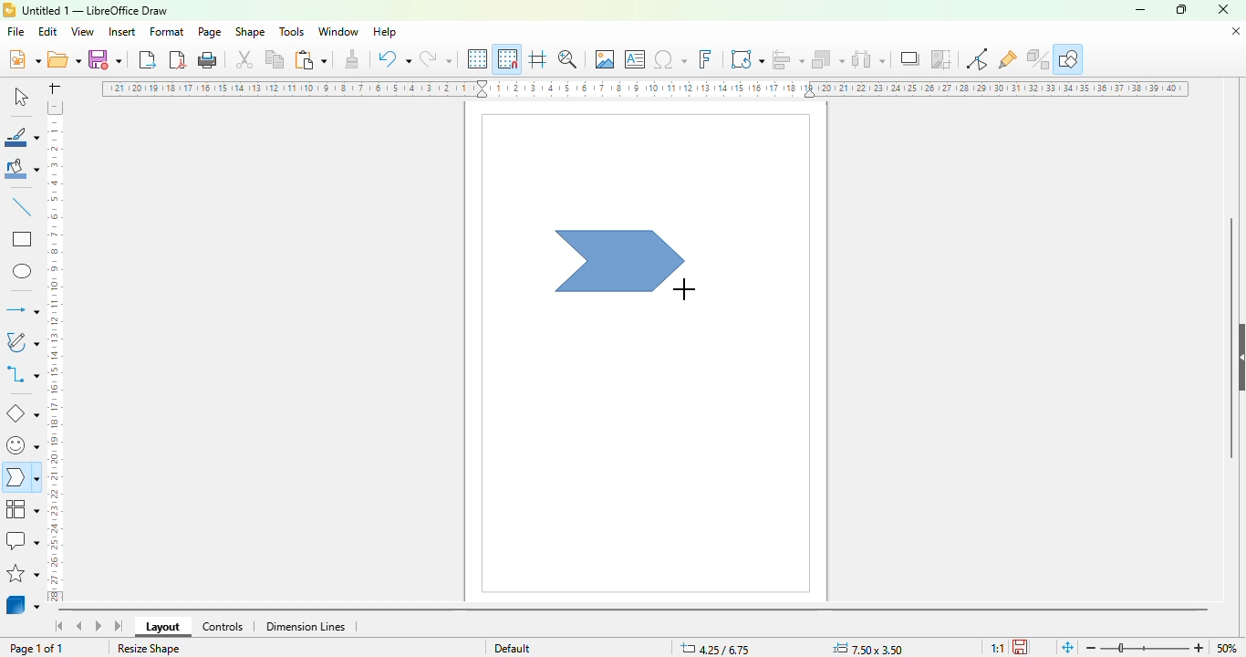 The image size is (1246, 657). Describe the element at coordinates (149, 59) in the screenshot. I see `export` at that location.